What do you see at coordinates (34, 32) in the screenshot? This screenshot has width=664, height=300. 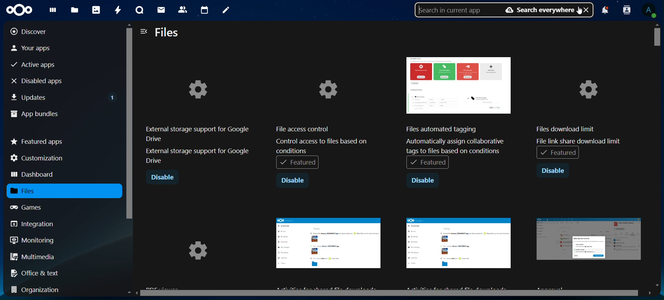 I see `discover` at bounding box center [34, 32].